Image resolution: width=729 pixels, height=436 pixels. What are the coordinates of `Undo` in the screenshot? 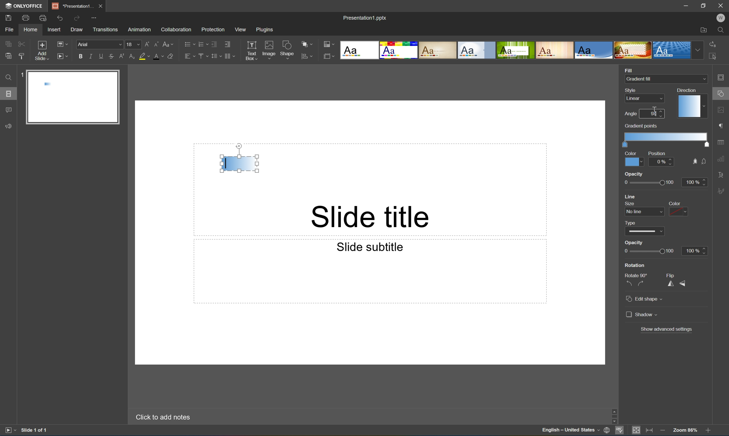 It's located at (59, 18).